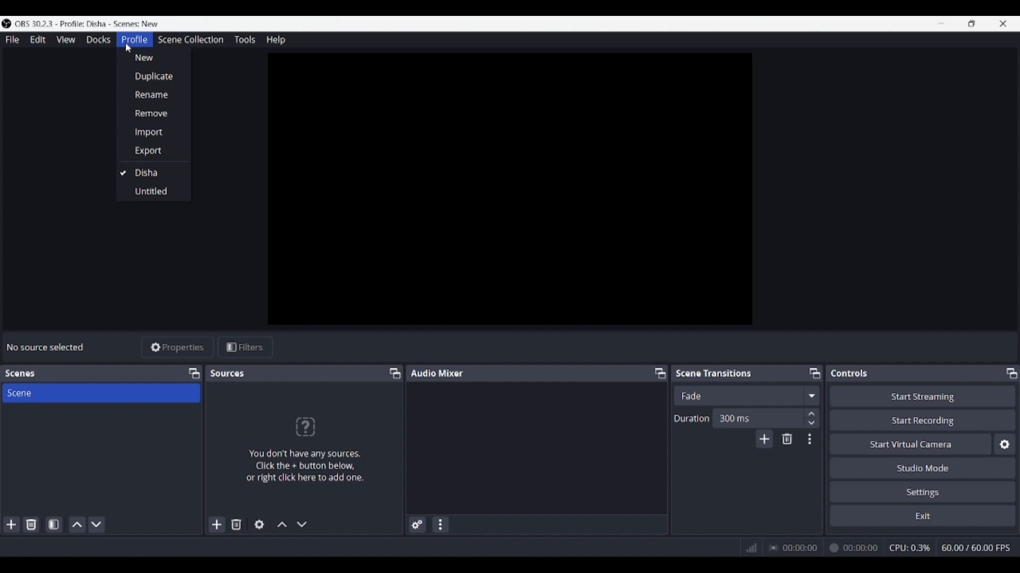 Image resolution: width=1020 pixels, height=573 pixels. What do you see at coordinates (976, 547) in the screenshot?
I see `30.00` at bounding box center [976, 547].